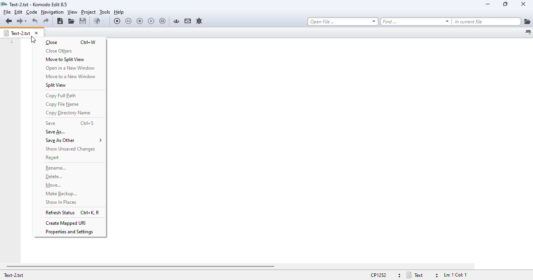  Describe the element at coordinates (56, 85) in the screenshot. I see `split view` at that location.